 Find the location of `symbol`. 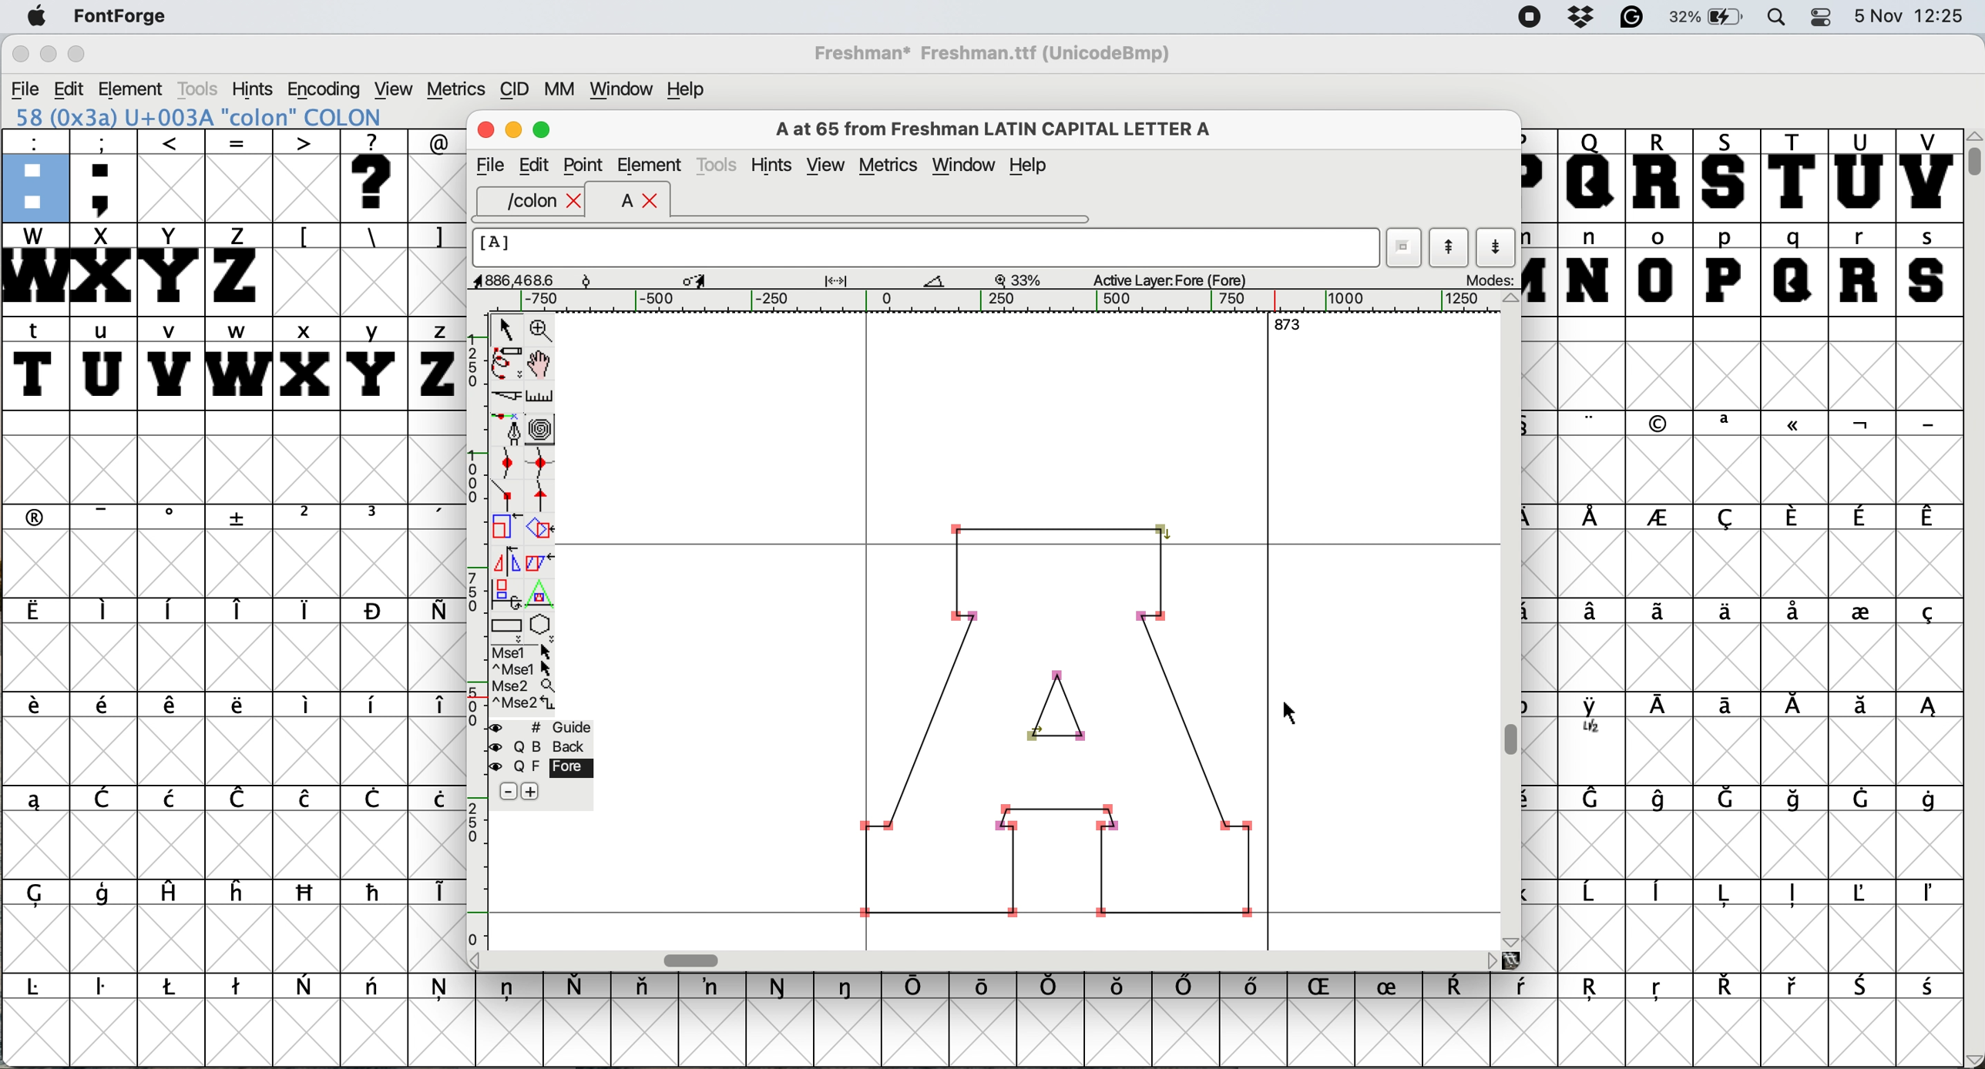

symbol is located at coordinates (1664, 708).